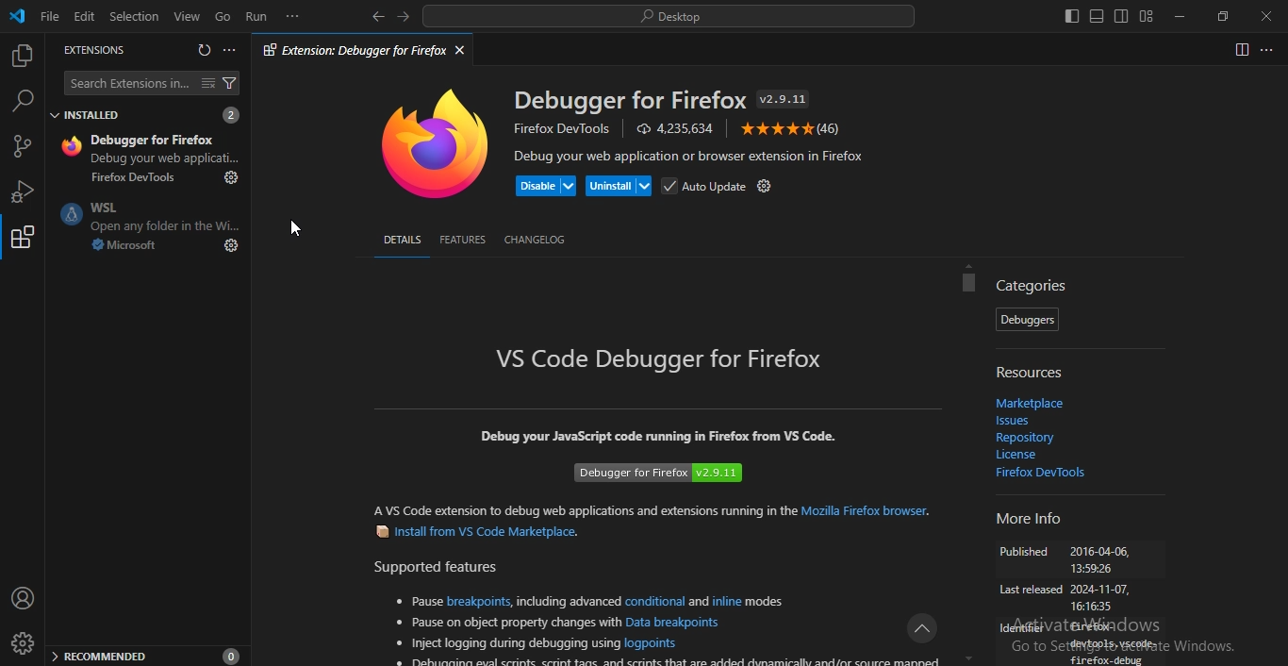 Image resolution: width=1288 pixels, height=666 pixels. What do you see at coordinates (23, 599) in the screenshot?
I see `account` at bounding box center [23, 599].